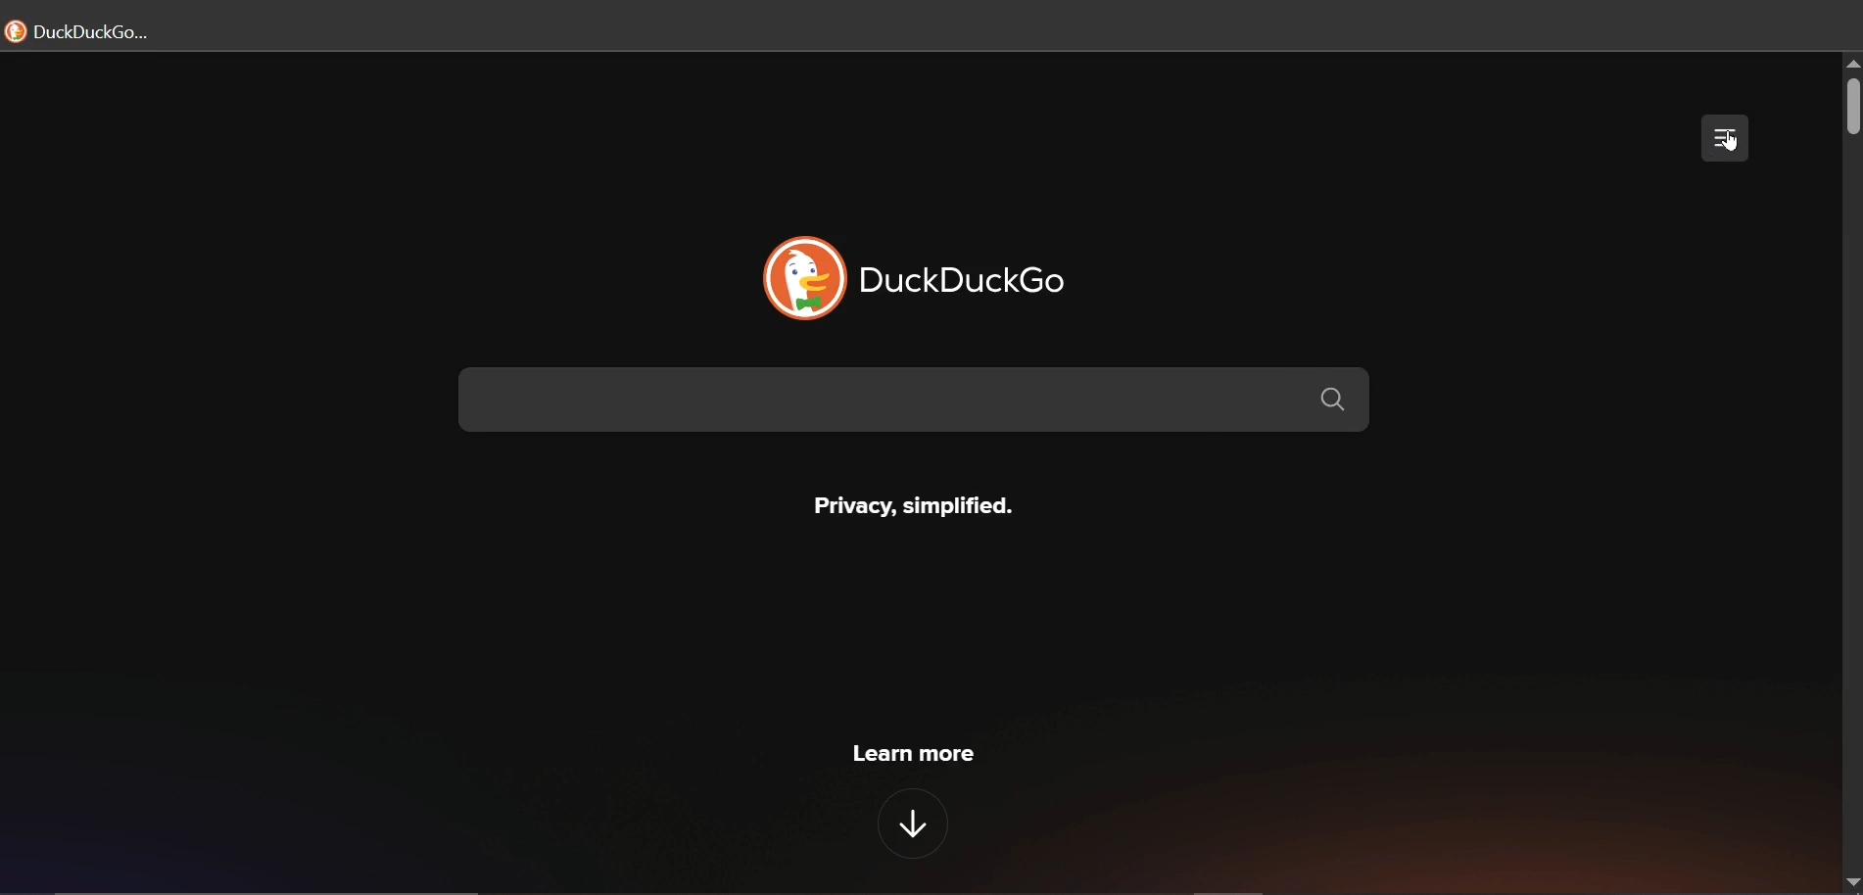 This screenshot has height=895, width=1863. What do you see at coordinates (1851, 109) in the screenshot?
I see `scroll` at bounding box center [1851, 109].